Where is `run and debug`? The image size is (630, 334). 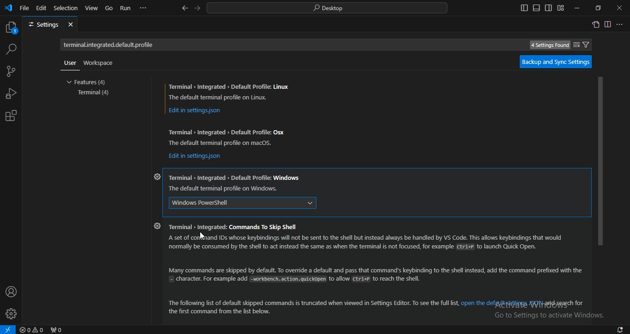
run and debug is located at coordinates (11, 94).